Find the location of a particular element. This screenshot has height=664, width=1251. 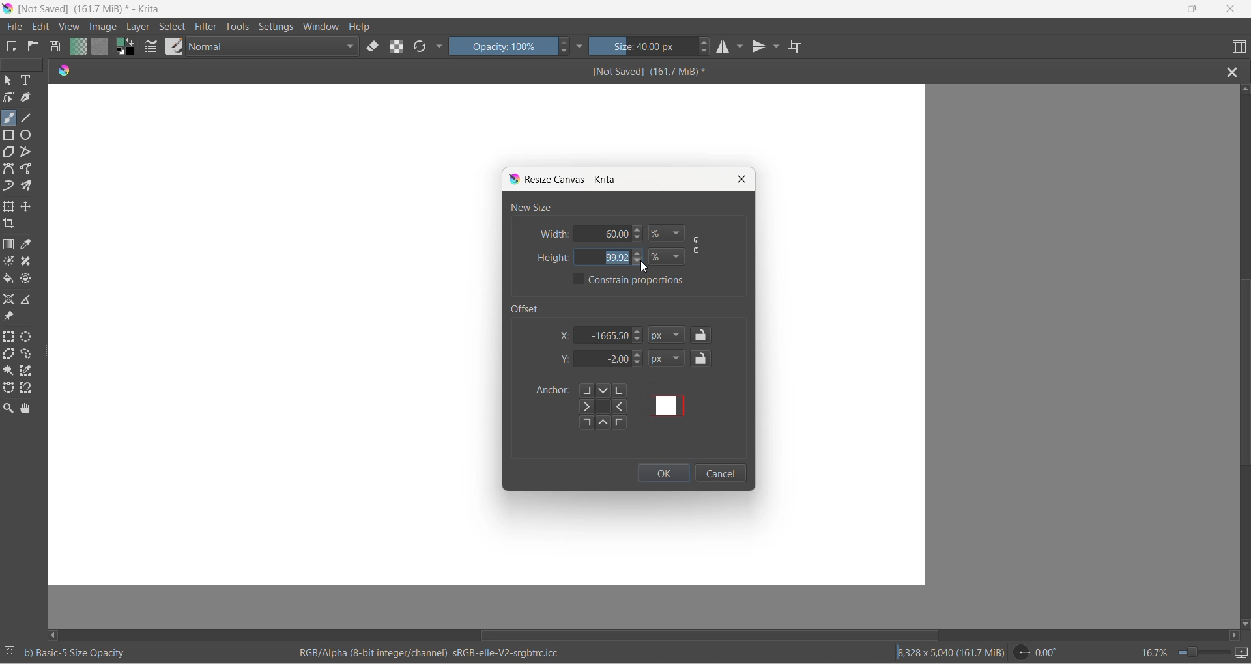

calligraphy is located at coordinates (26, 98).